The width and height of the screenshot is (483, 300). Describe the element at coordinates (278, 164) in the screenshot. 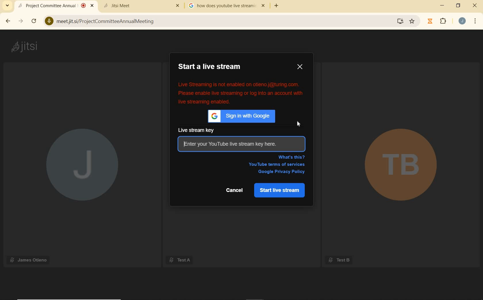

I see `YouTube terms of services` at that location.